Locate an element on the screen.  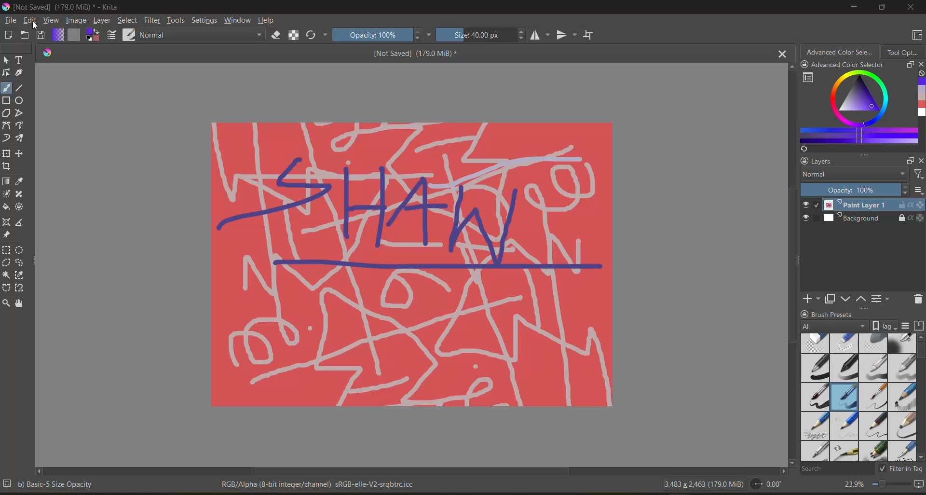
type tool is located at coordinates (20, 60).